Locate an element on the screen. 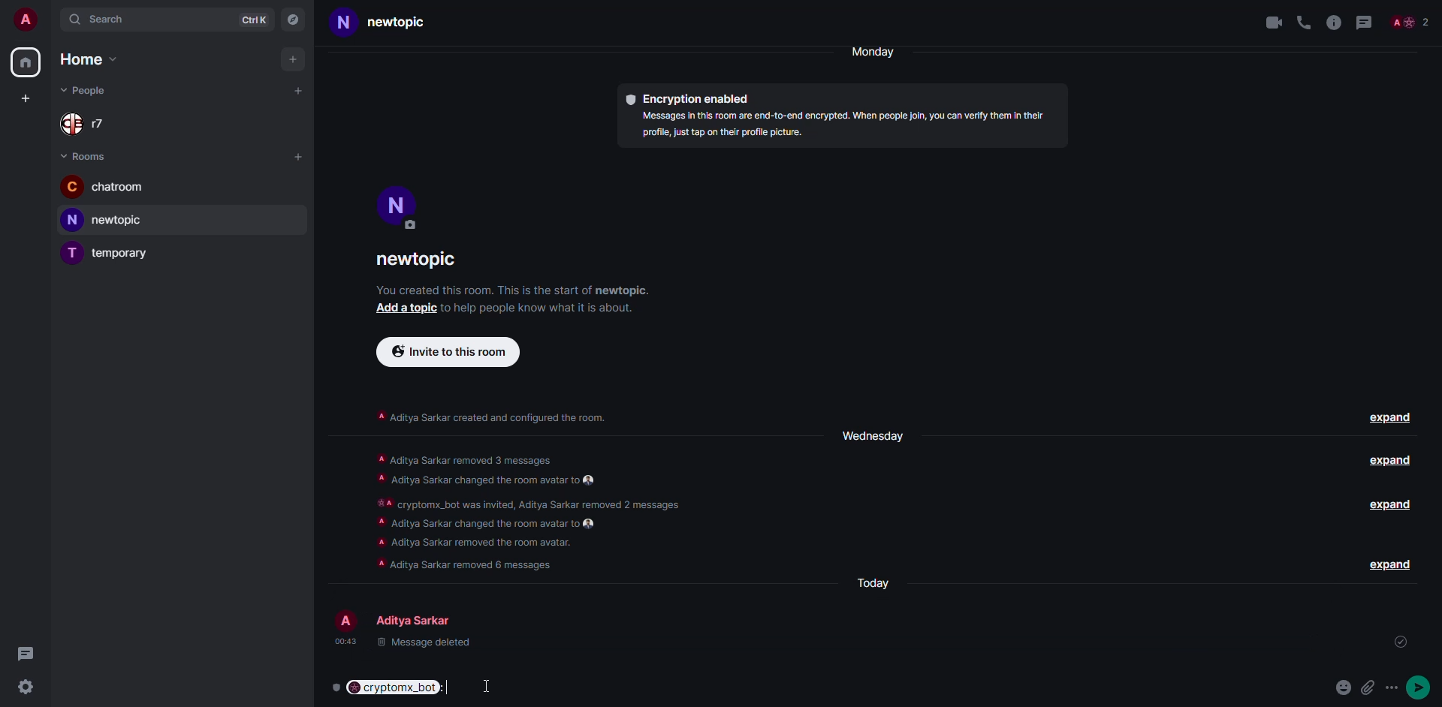  navigator is located at coordinates (294, 20).